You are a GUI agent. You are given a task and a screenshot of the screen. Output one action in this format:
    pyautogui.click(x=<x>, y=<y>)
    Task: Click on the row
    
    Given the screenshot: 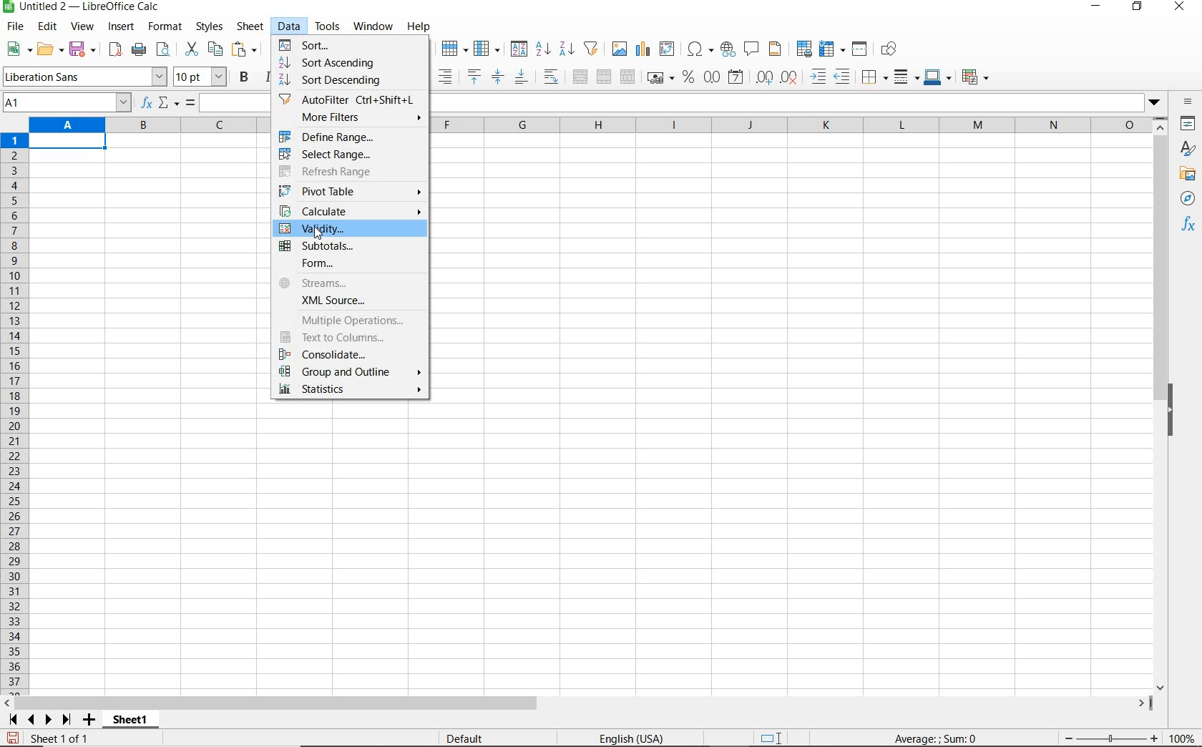 What is the action you would take?
    pyautogui.click(x=454, y=49)
    